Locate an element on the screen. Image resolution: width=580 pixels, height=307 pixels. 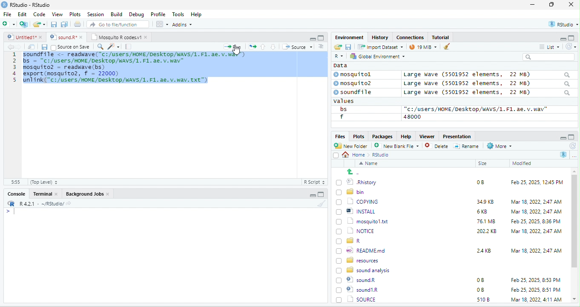
[) = R is located at coordinates (353, 241).